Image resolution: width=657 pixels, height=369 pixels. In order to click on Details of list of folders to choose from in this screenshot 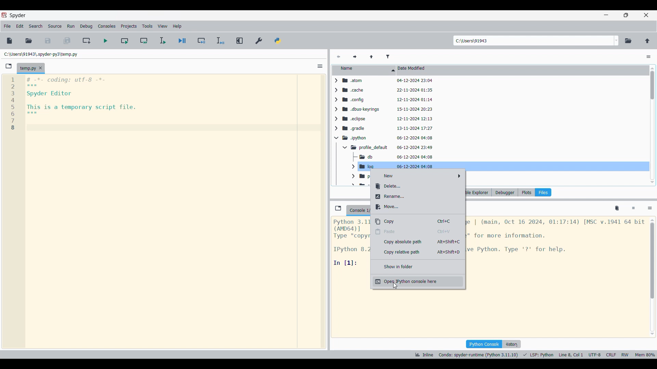, I will do `click(493, 124)`.